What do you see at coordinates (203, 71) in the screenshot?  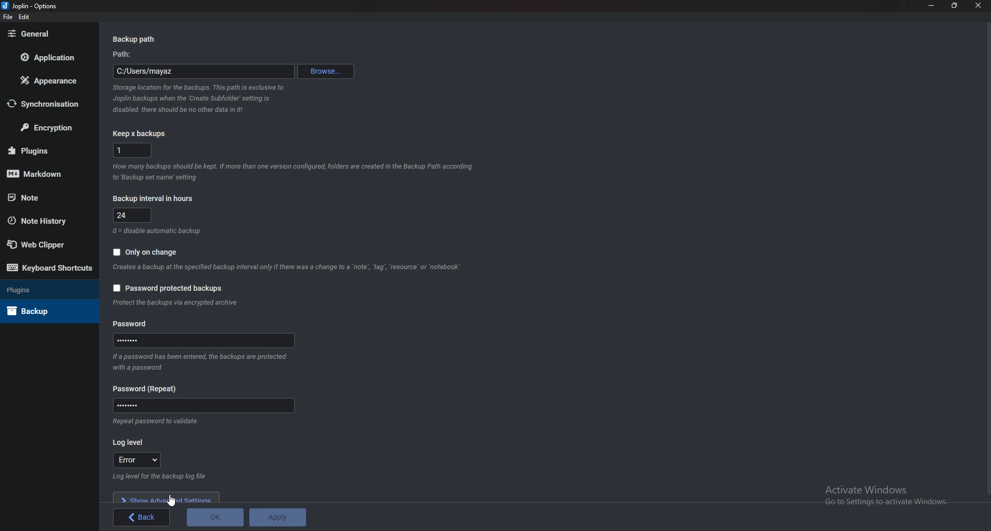 I see `path` at bounding box center [203, 71].